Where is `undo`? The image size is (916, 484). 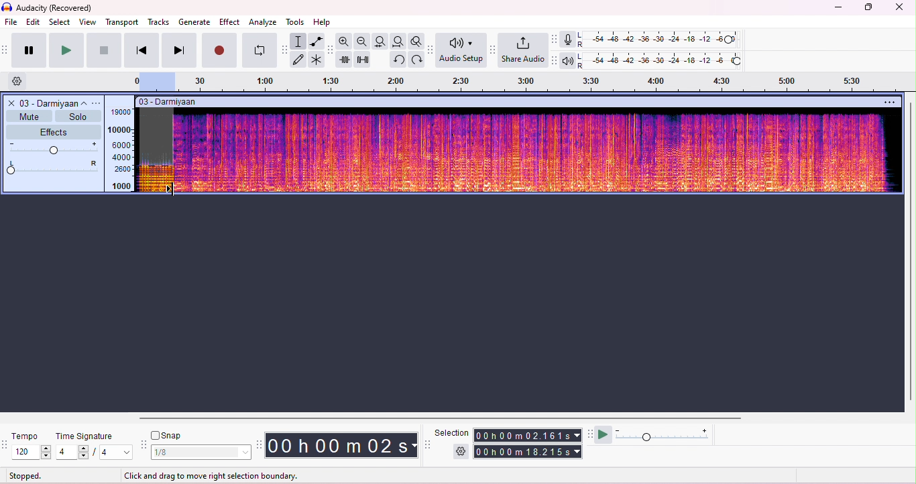 undo is located at coordinates (398, 59).